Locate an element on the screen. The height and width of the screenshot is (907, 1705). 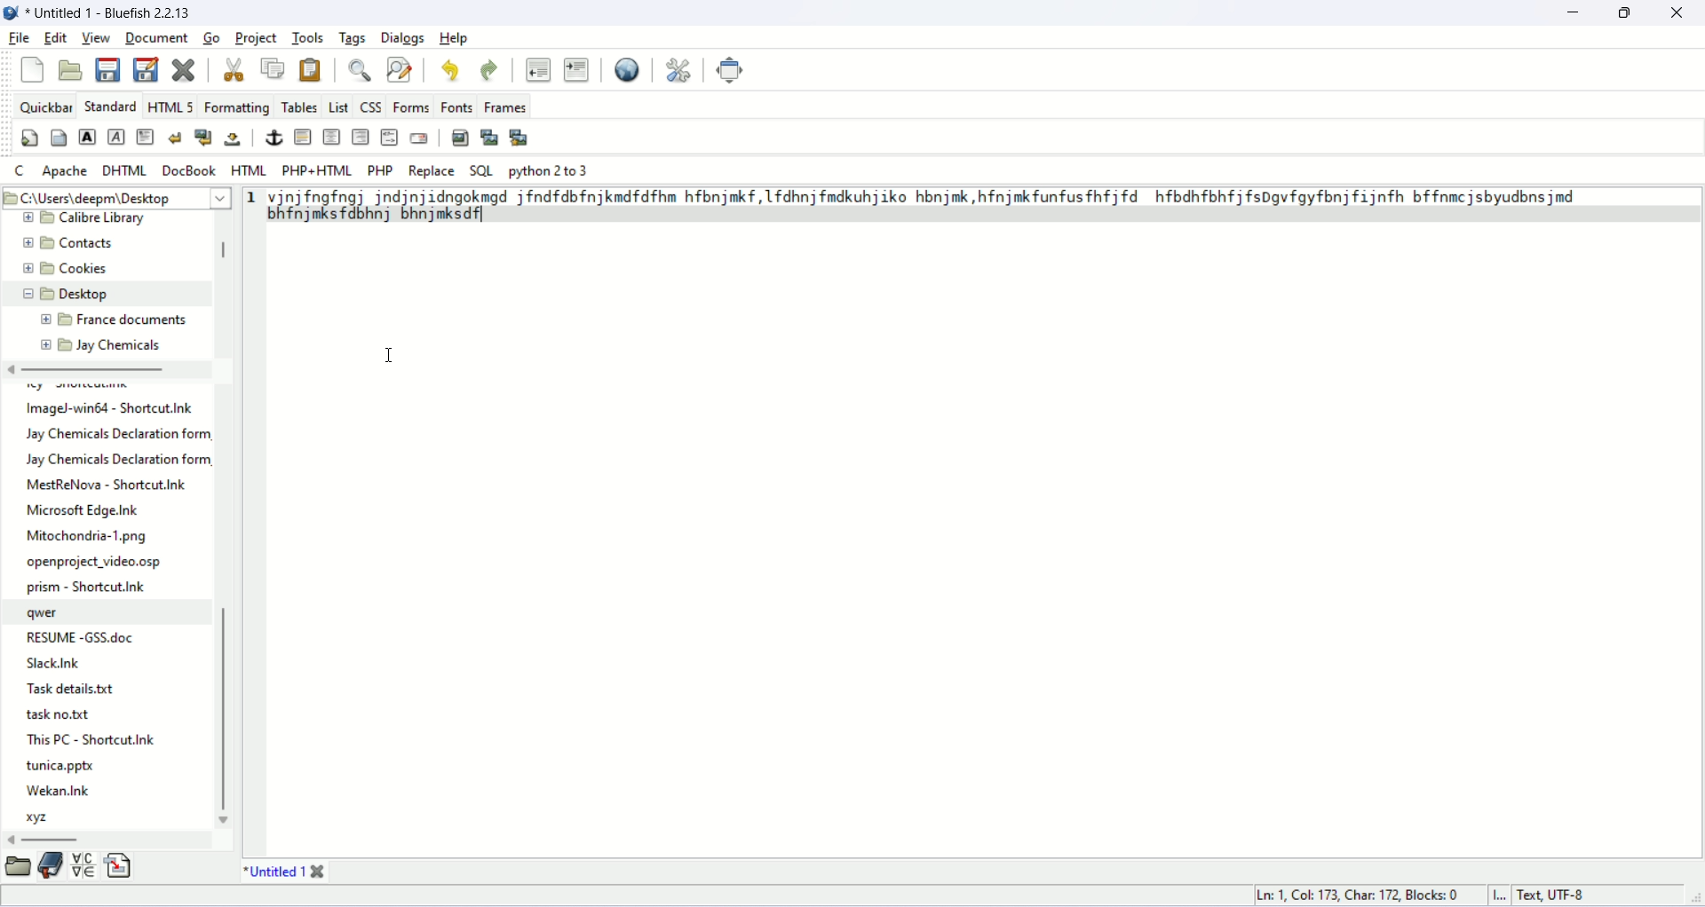
pyhton 2 to 3 is located at coordinates (551, 171).